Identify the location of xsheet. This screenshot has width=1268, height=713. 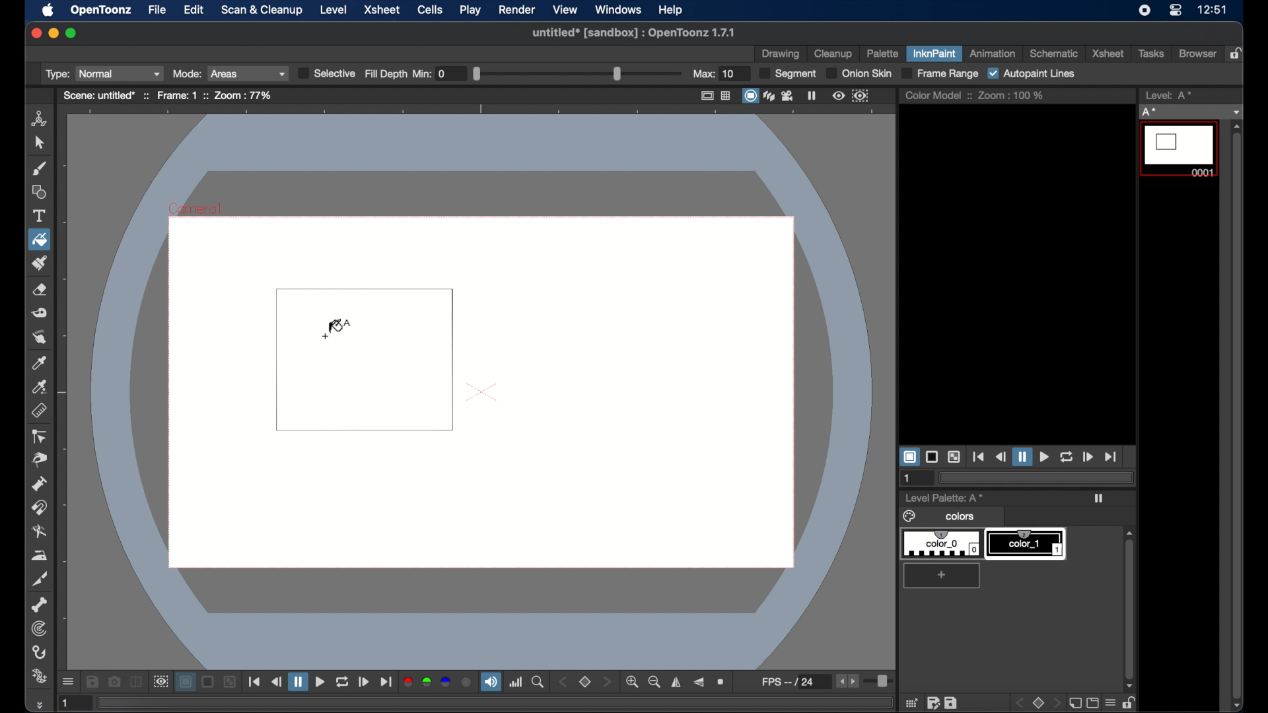
(384, 11).